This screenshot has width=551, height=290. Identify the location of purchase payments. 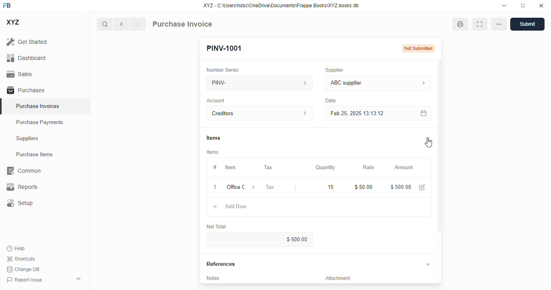
(40, 122).